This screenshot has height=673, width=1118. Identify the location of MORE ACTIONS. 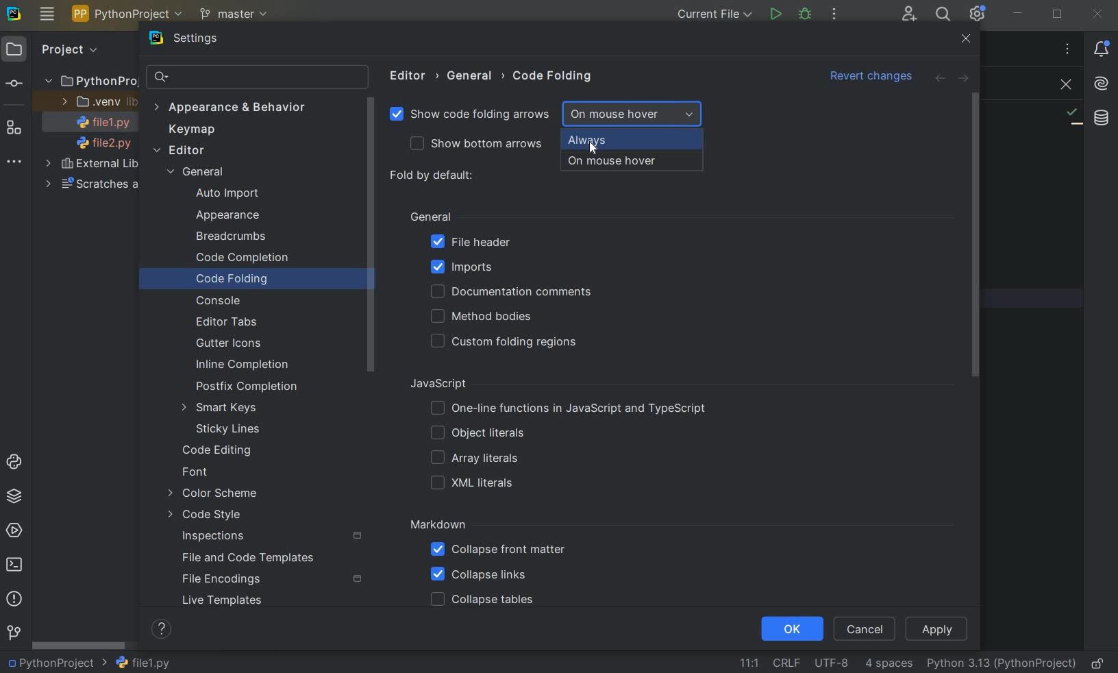
(835, 14).